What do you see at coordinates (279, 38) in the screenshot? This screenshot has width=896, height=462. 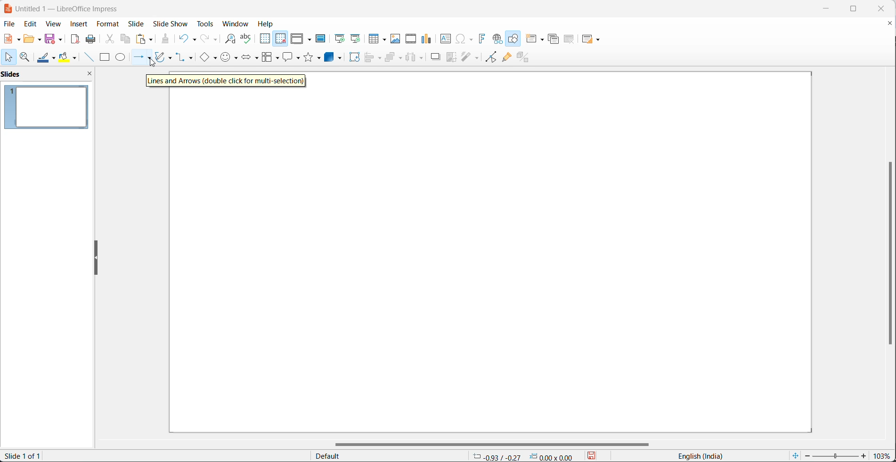 I see `snap to grid` at bounding box center [279, 38].